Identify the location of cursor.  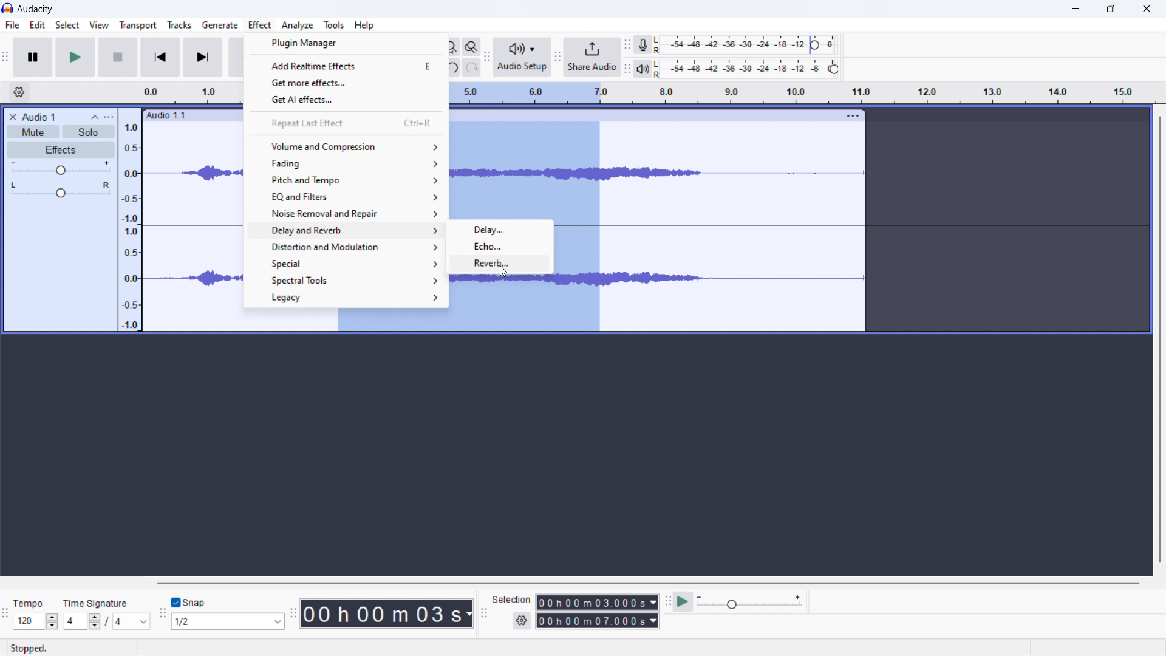
(504, 273).